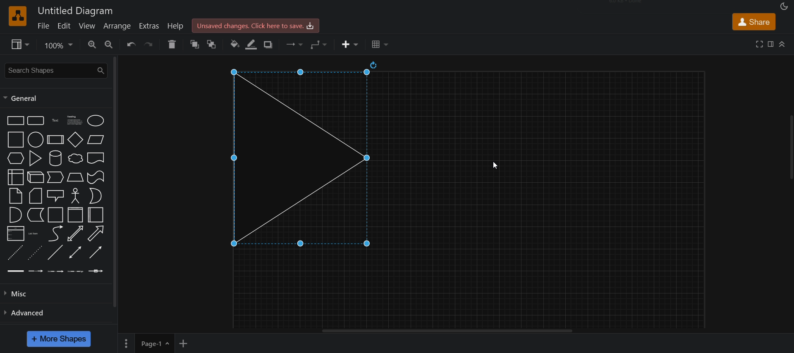 This screenshot has height=353, width=794. Describe the element at coordinates (323, 158) in the screenshot. I see `triangle` at that location.